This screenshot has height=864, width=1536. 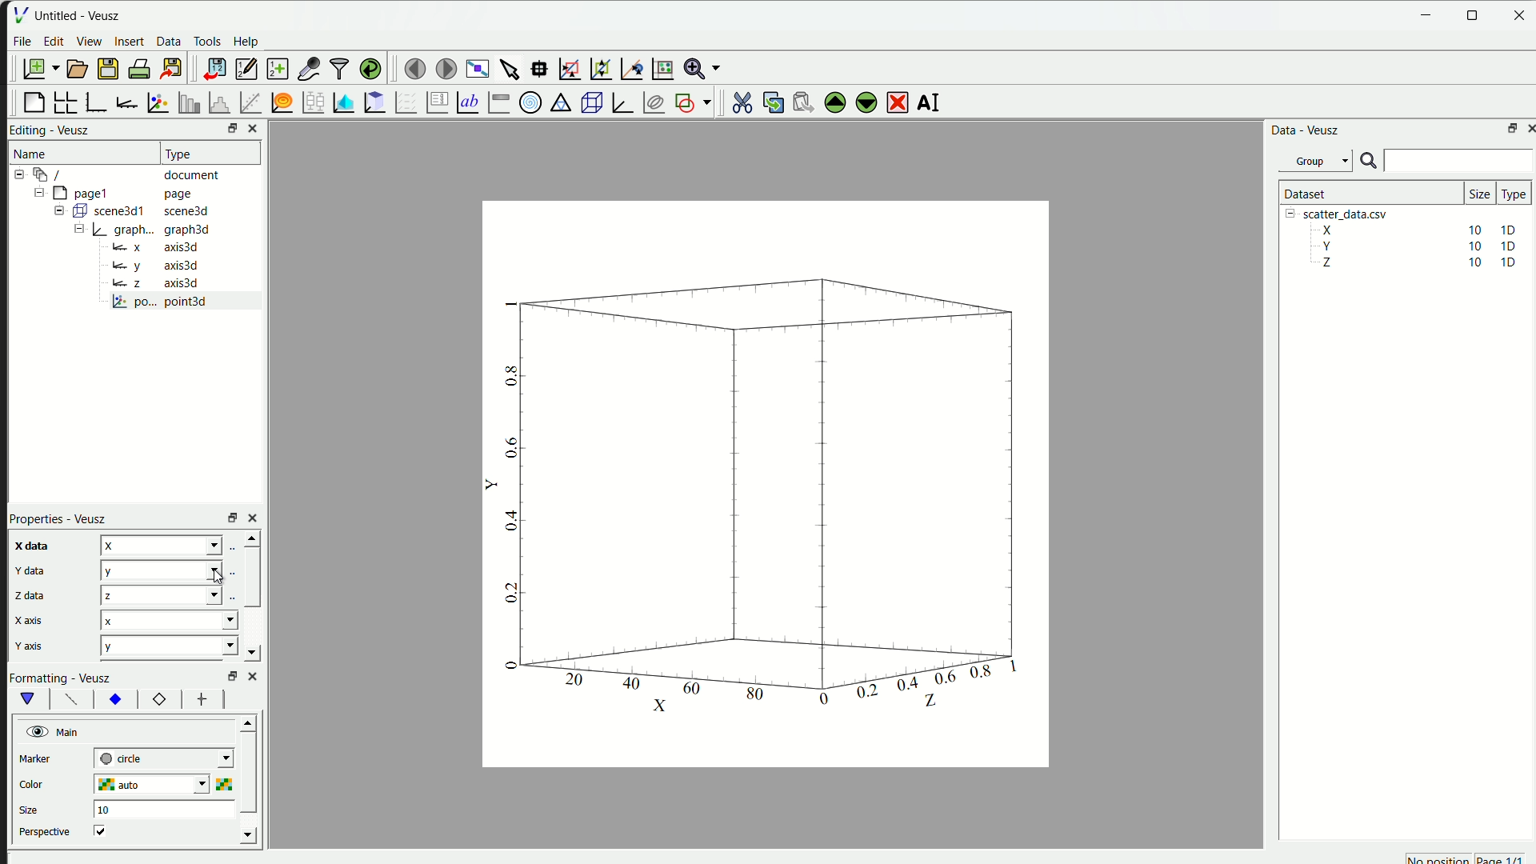 What do you see at coordinates (64, 101) in the screenshot?
I see `arrange graph in grid` at bounding box center [64, 101].